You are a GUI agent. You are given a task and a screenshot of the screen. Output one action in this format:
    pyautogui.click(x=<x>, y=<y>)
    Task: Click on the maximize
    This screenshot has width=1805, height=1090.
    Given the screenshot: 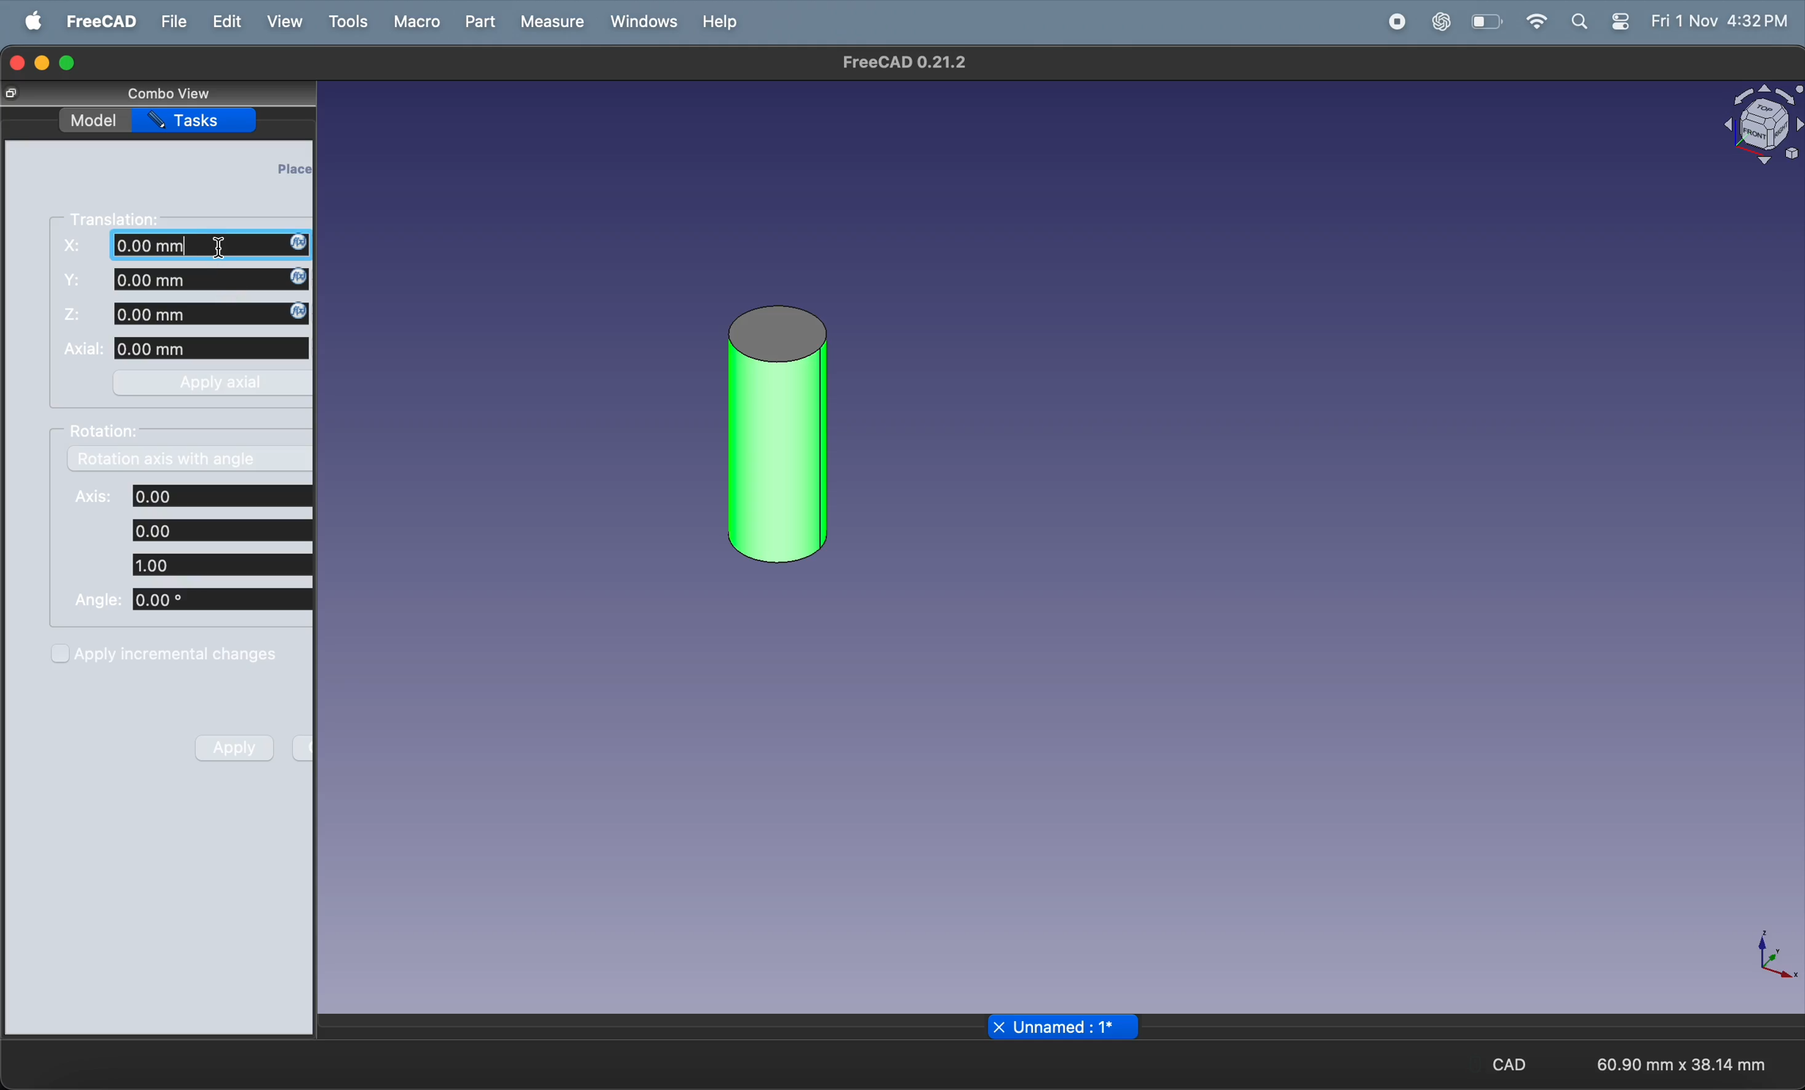 What is the action you would take?
    pyautogui.click(x=72, y=62)
    